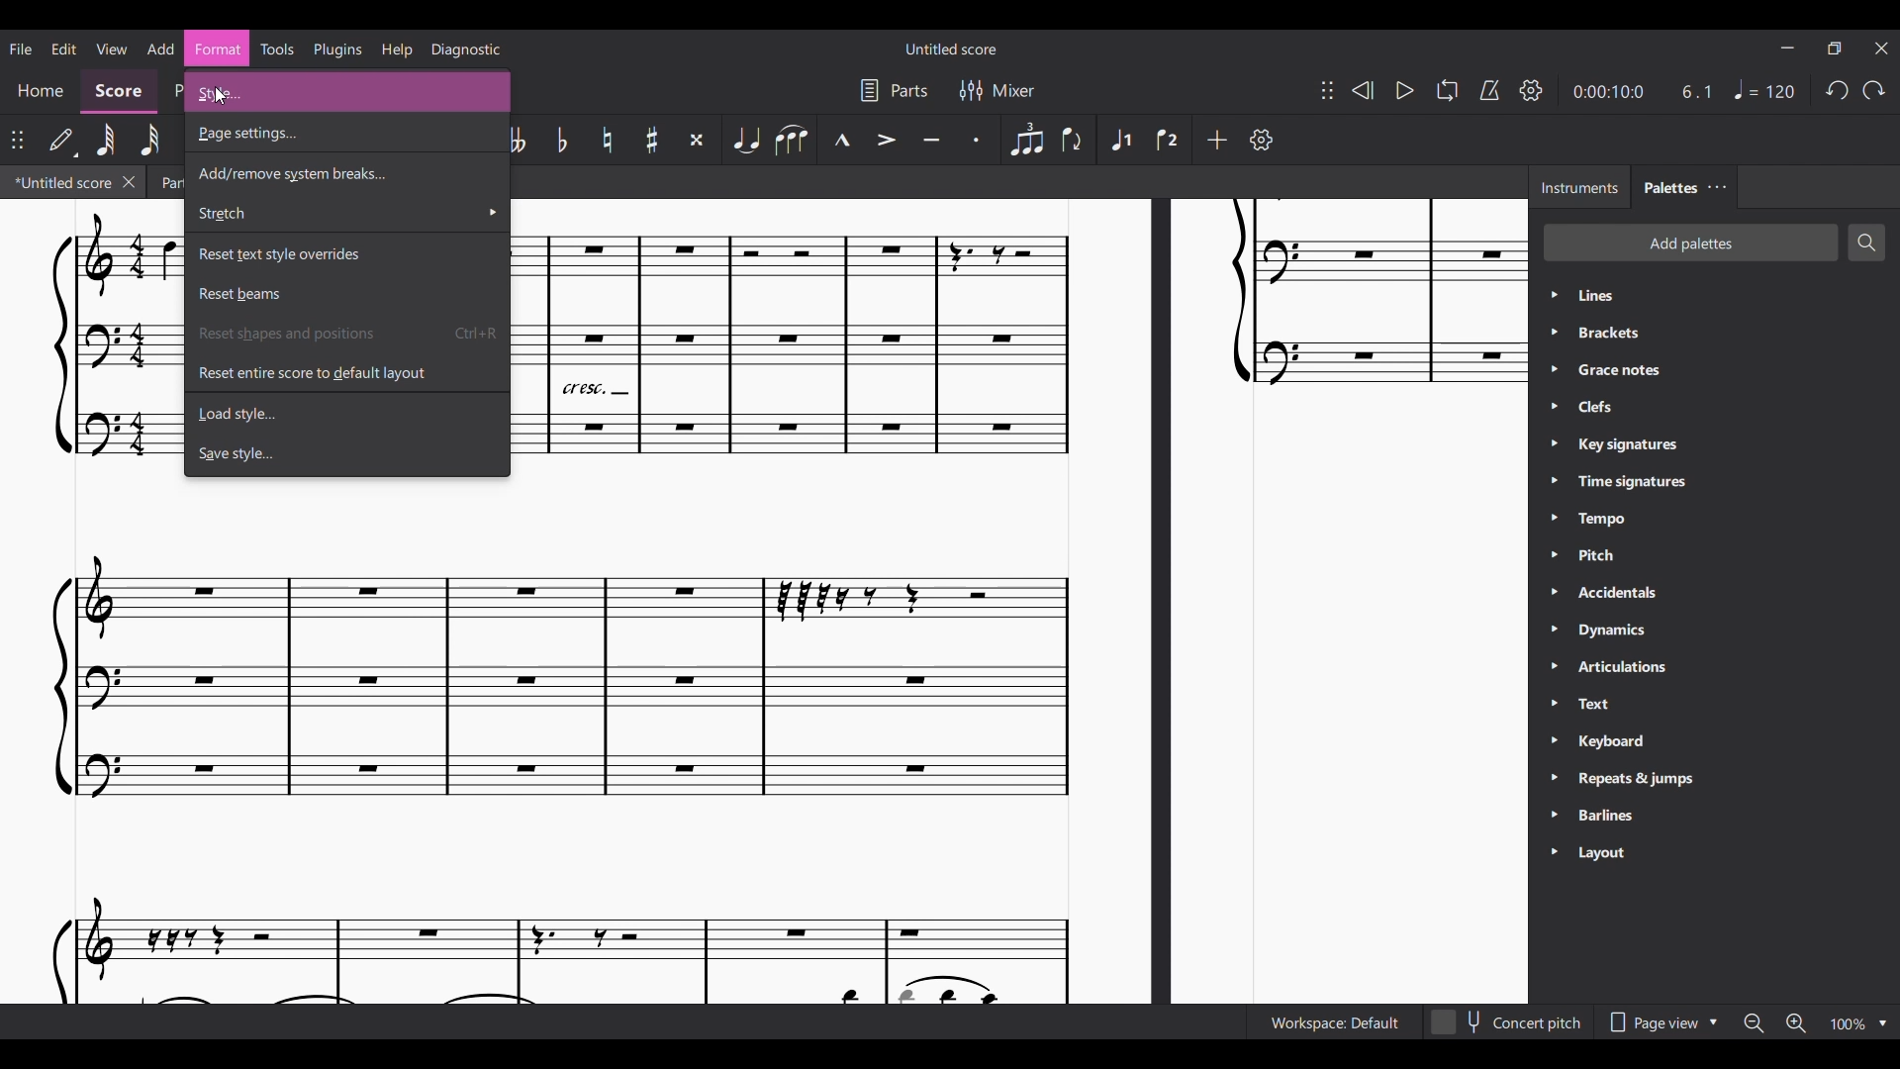 This screenshot has height=1069, width=1900. What do you see at coordinates (1882, 1023) in the screenshot?
I see `Zoom options` at bounding box center [1882, 1023].